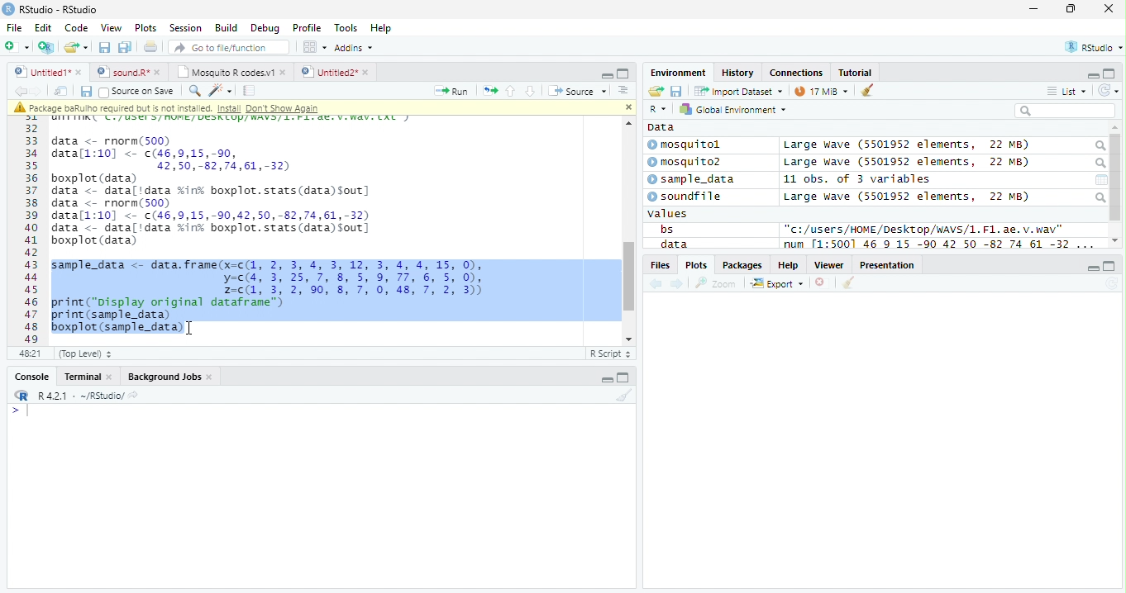 The width and height of the screenshot is (1126, 593). I want to click on Go backward, so click(656, 285).